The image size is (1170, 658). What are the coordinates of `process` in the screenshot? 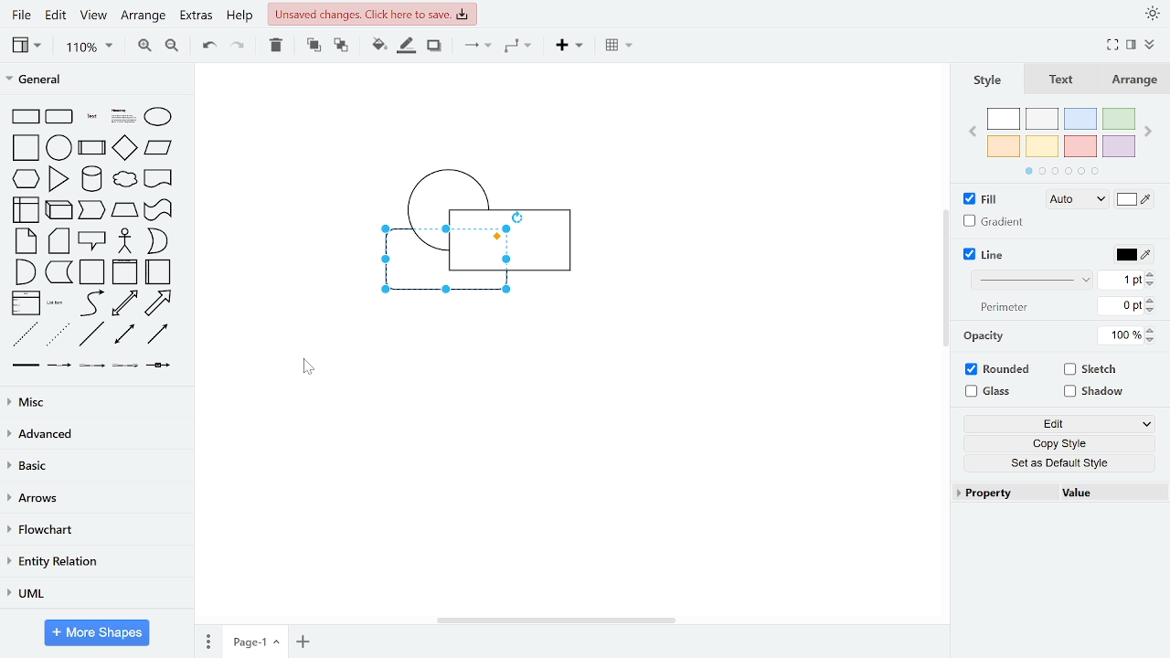 It's located at (91, 149).